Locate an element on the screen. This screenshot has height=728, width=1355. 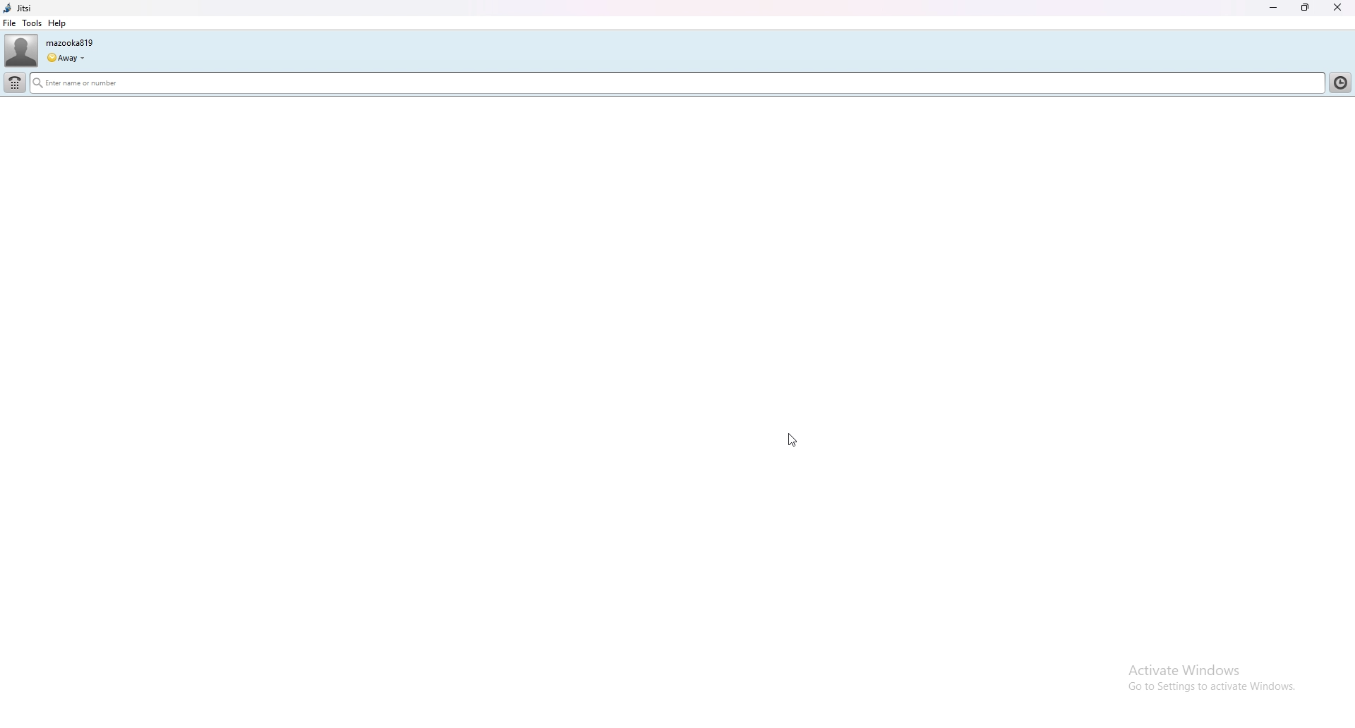
Activate Windows Go to Settings to activate Windows. is located at coordinates (1211, 667).